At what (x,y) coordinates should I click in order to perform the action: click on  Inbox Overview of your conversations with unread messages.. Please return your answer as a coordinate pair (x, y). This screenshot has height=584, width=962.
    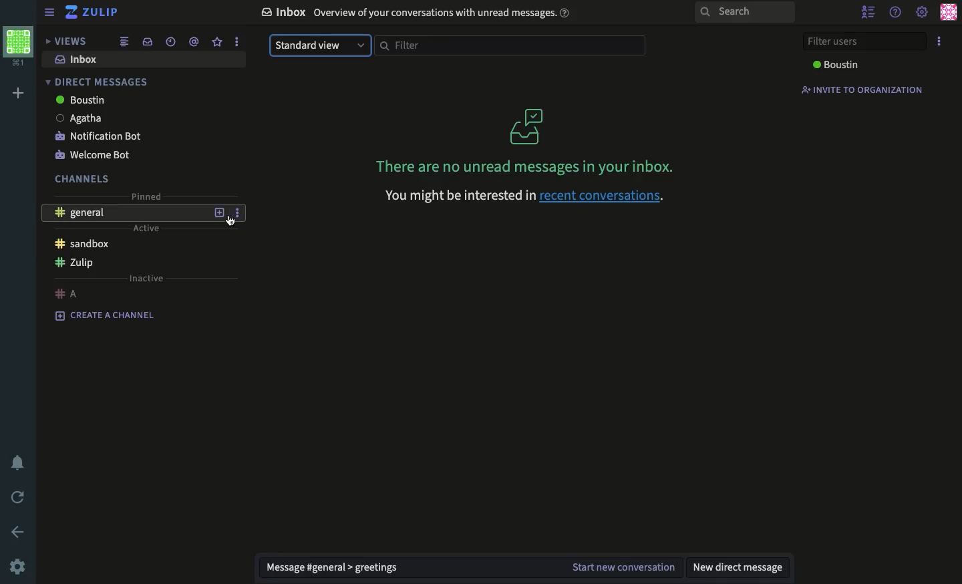
    Looking at the image, I should click on (413, 11).